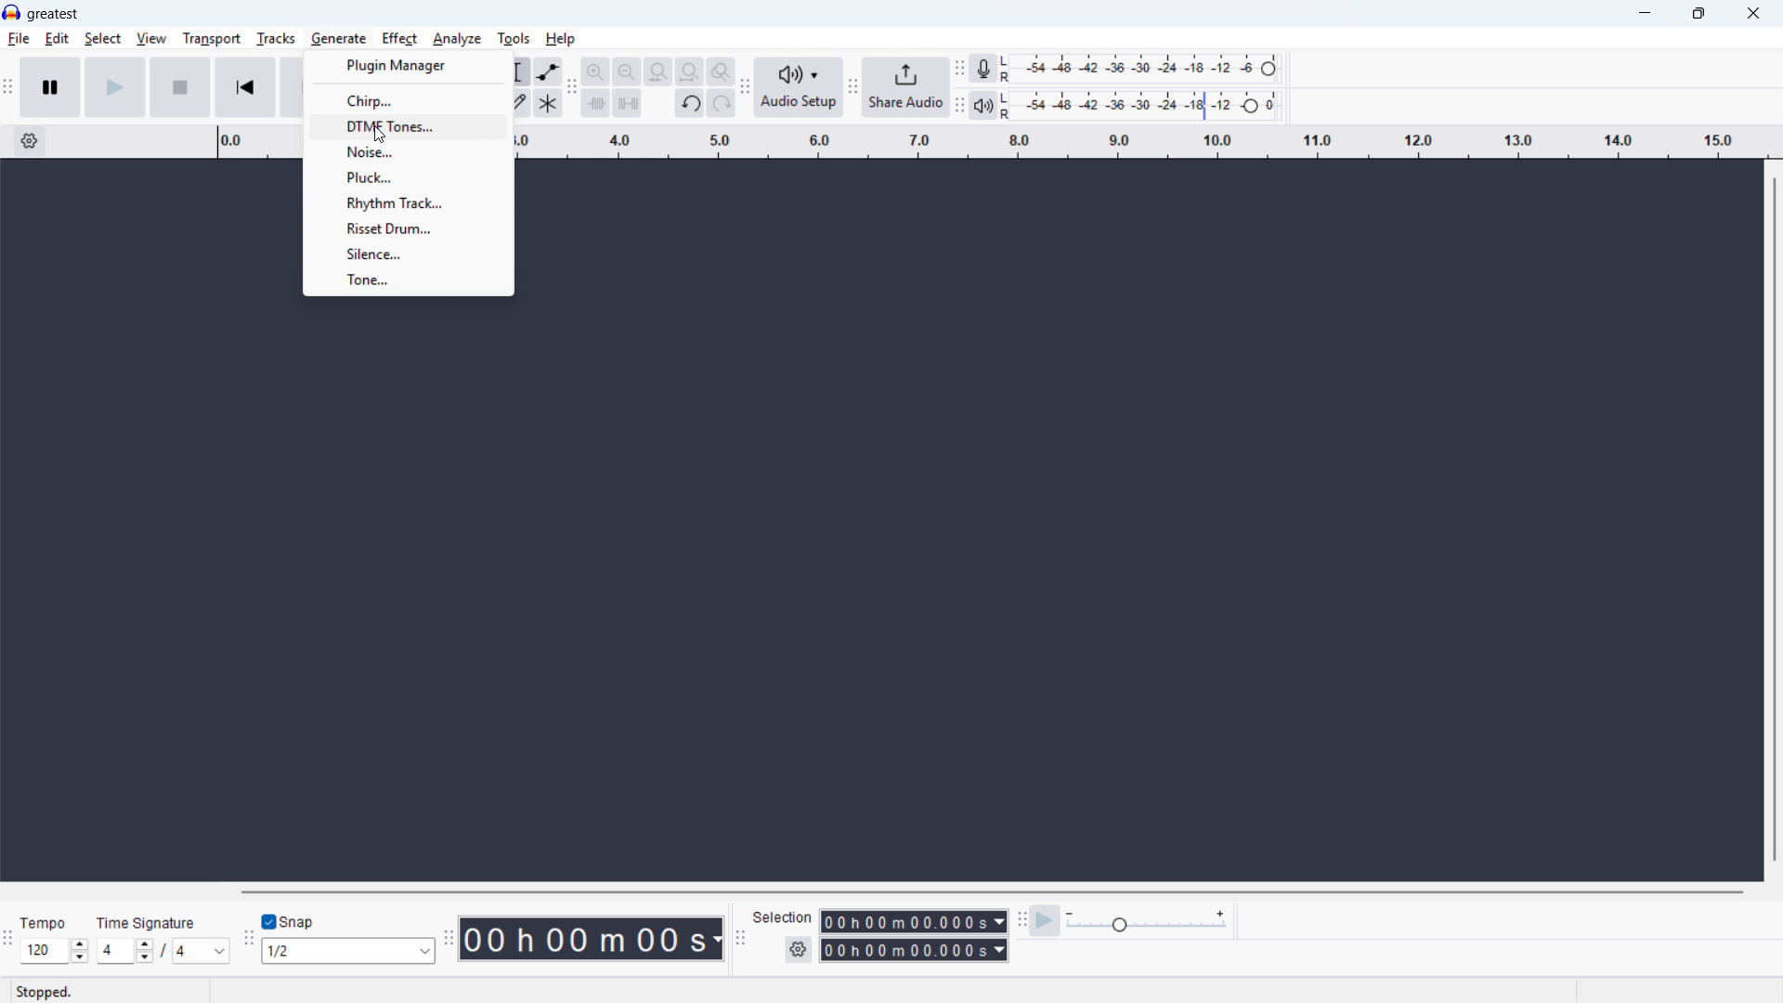 The width and height of the screenshot is (1783, 1003). Describe the element at coordinates (409, 254) in the screenshot. I see `Silence` at that location.